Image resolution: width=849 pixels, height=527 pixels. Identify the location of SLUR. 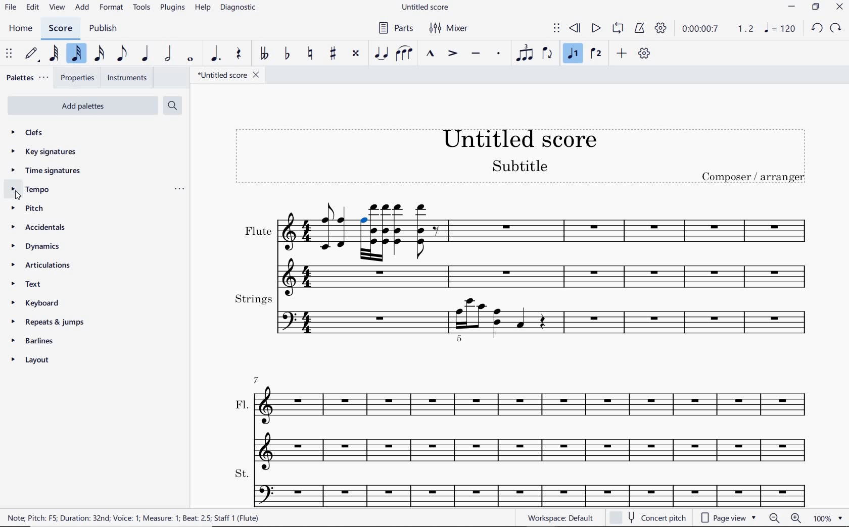
(404, 54).